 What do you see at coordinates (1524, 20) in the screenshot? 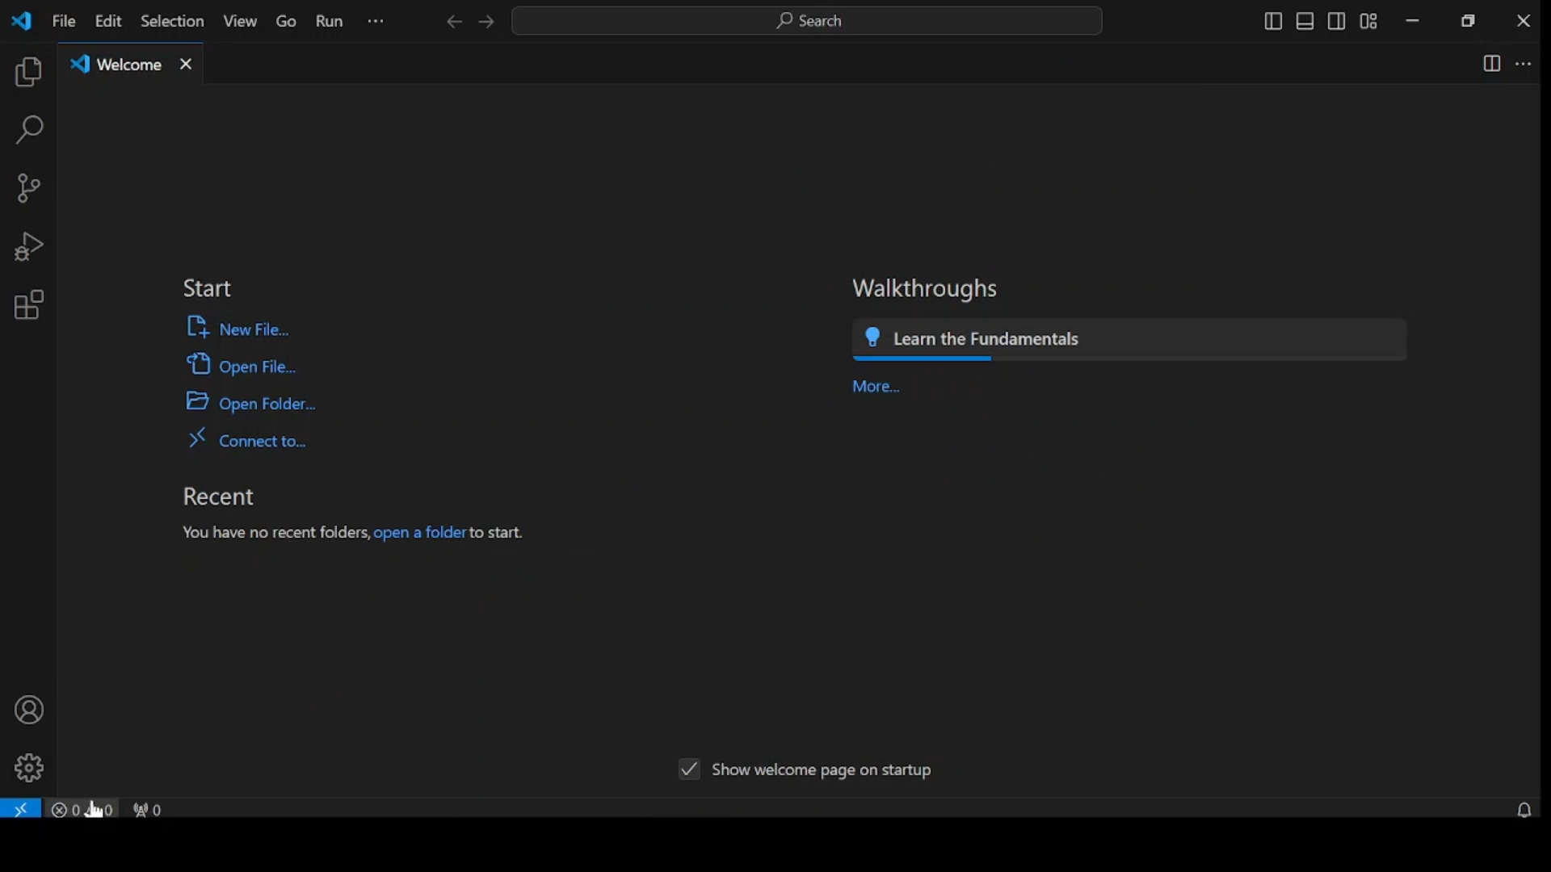
I see `close` at bounding box center [1524, 20].